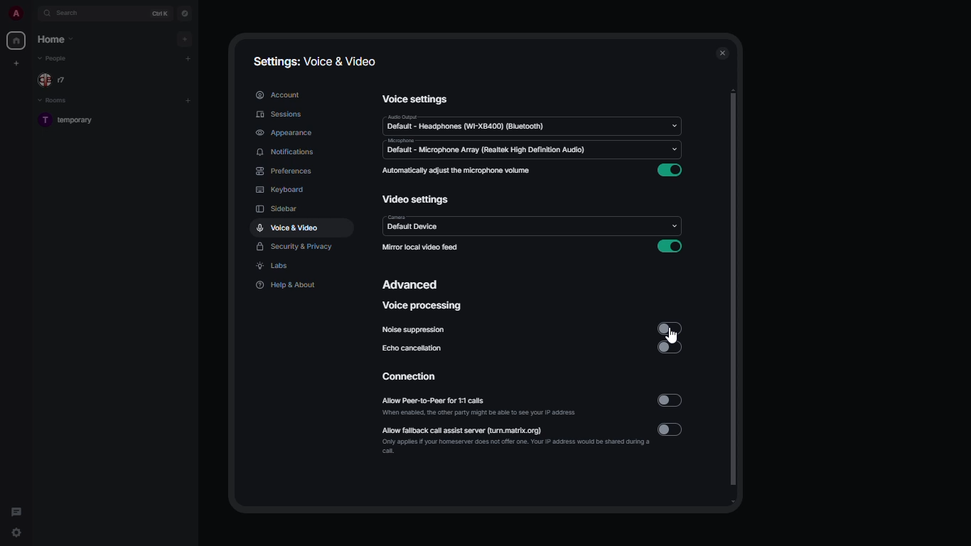 The height and width of the screenshot is (546, 971). What do you see at coordinates (190, 99) in the screenshot?
I see `add` at bounding box center [190, 99].